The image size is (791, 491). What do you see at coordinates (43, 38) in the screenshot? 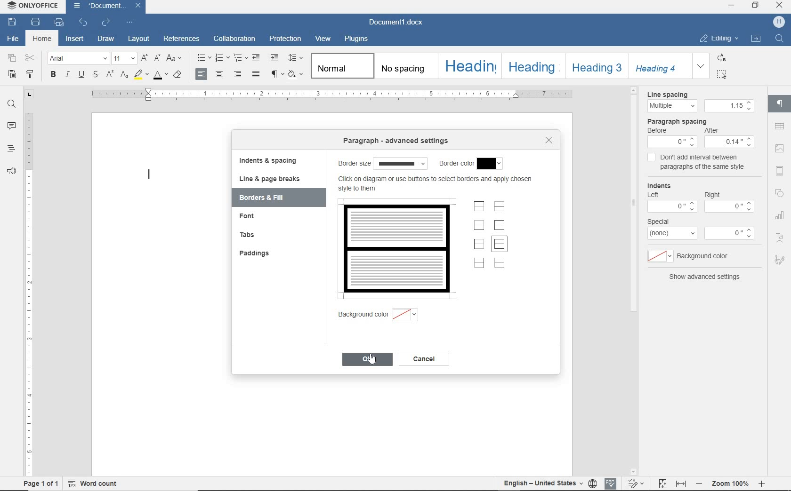
I see `home` at bounding box center [43, 38].